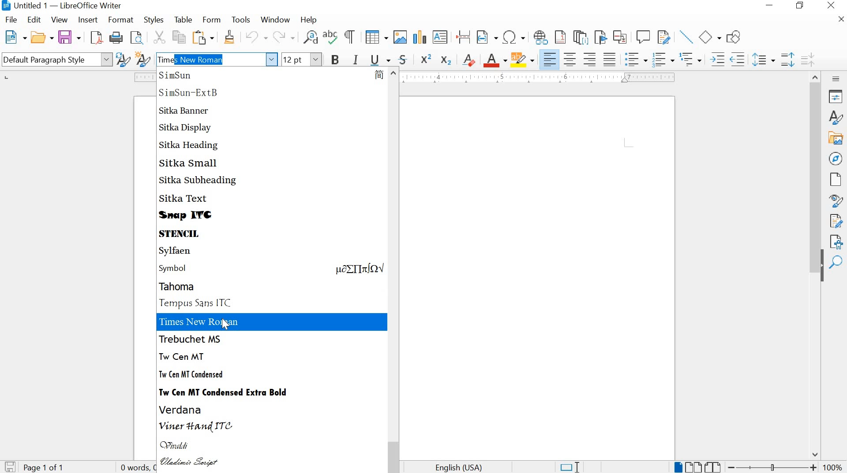  I want to click on untitled1 _libreOffie Writer, so click(73, 7).